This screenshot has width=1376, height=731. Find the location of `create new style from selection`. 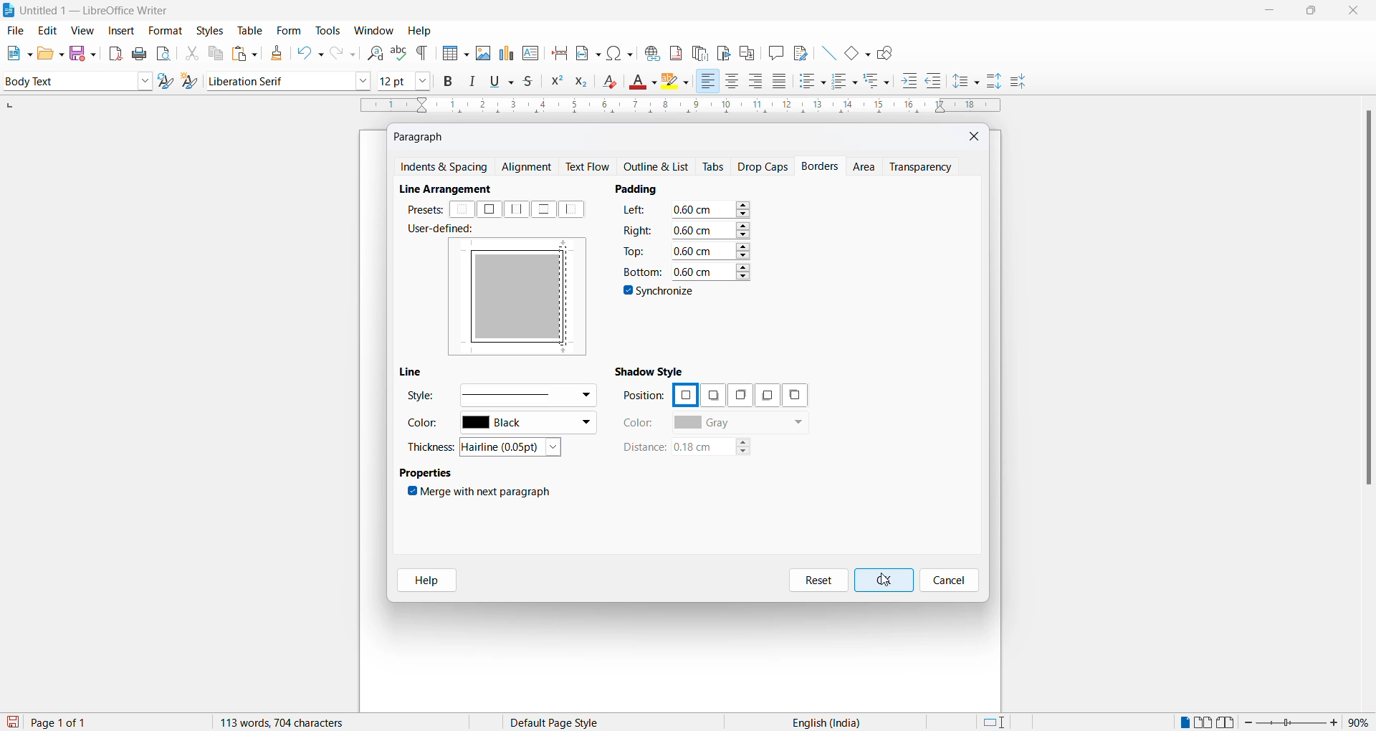

create new style from selection is located at coordinates (193, 82).